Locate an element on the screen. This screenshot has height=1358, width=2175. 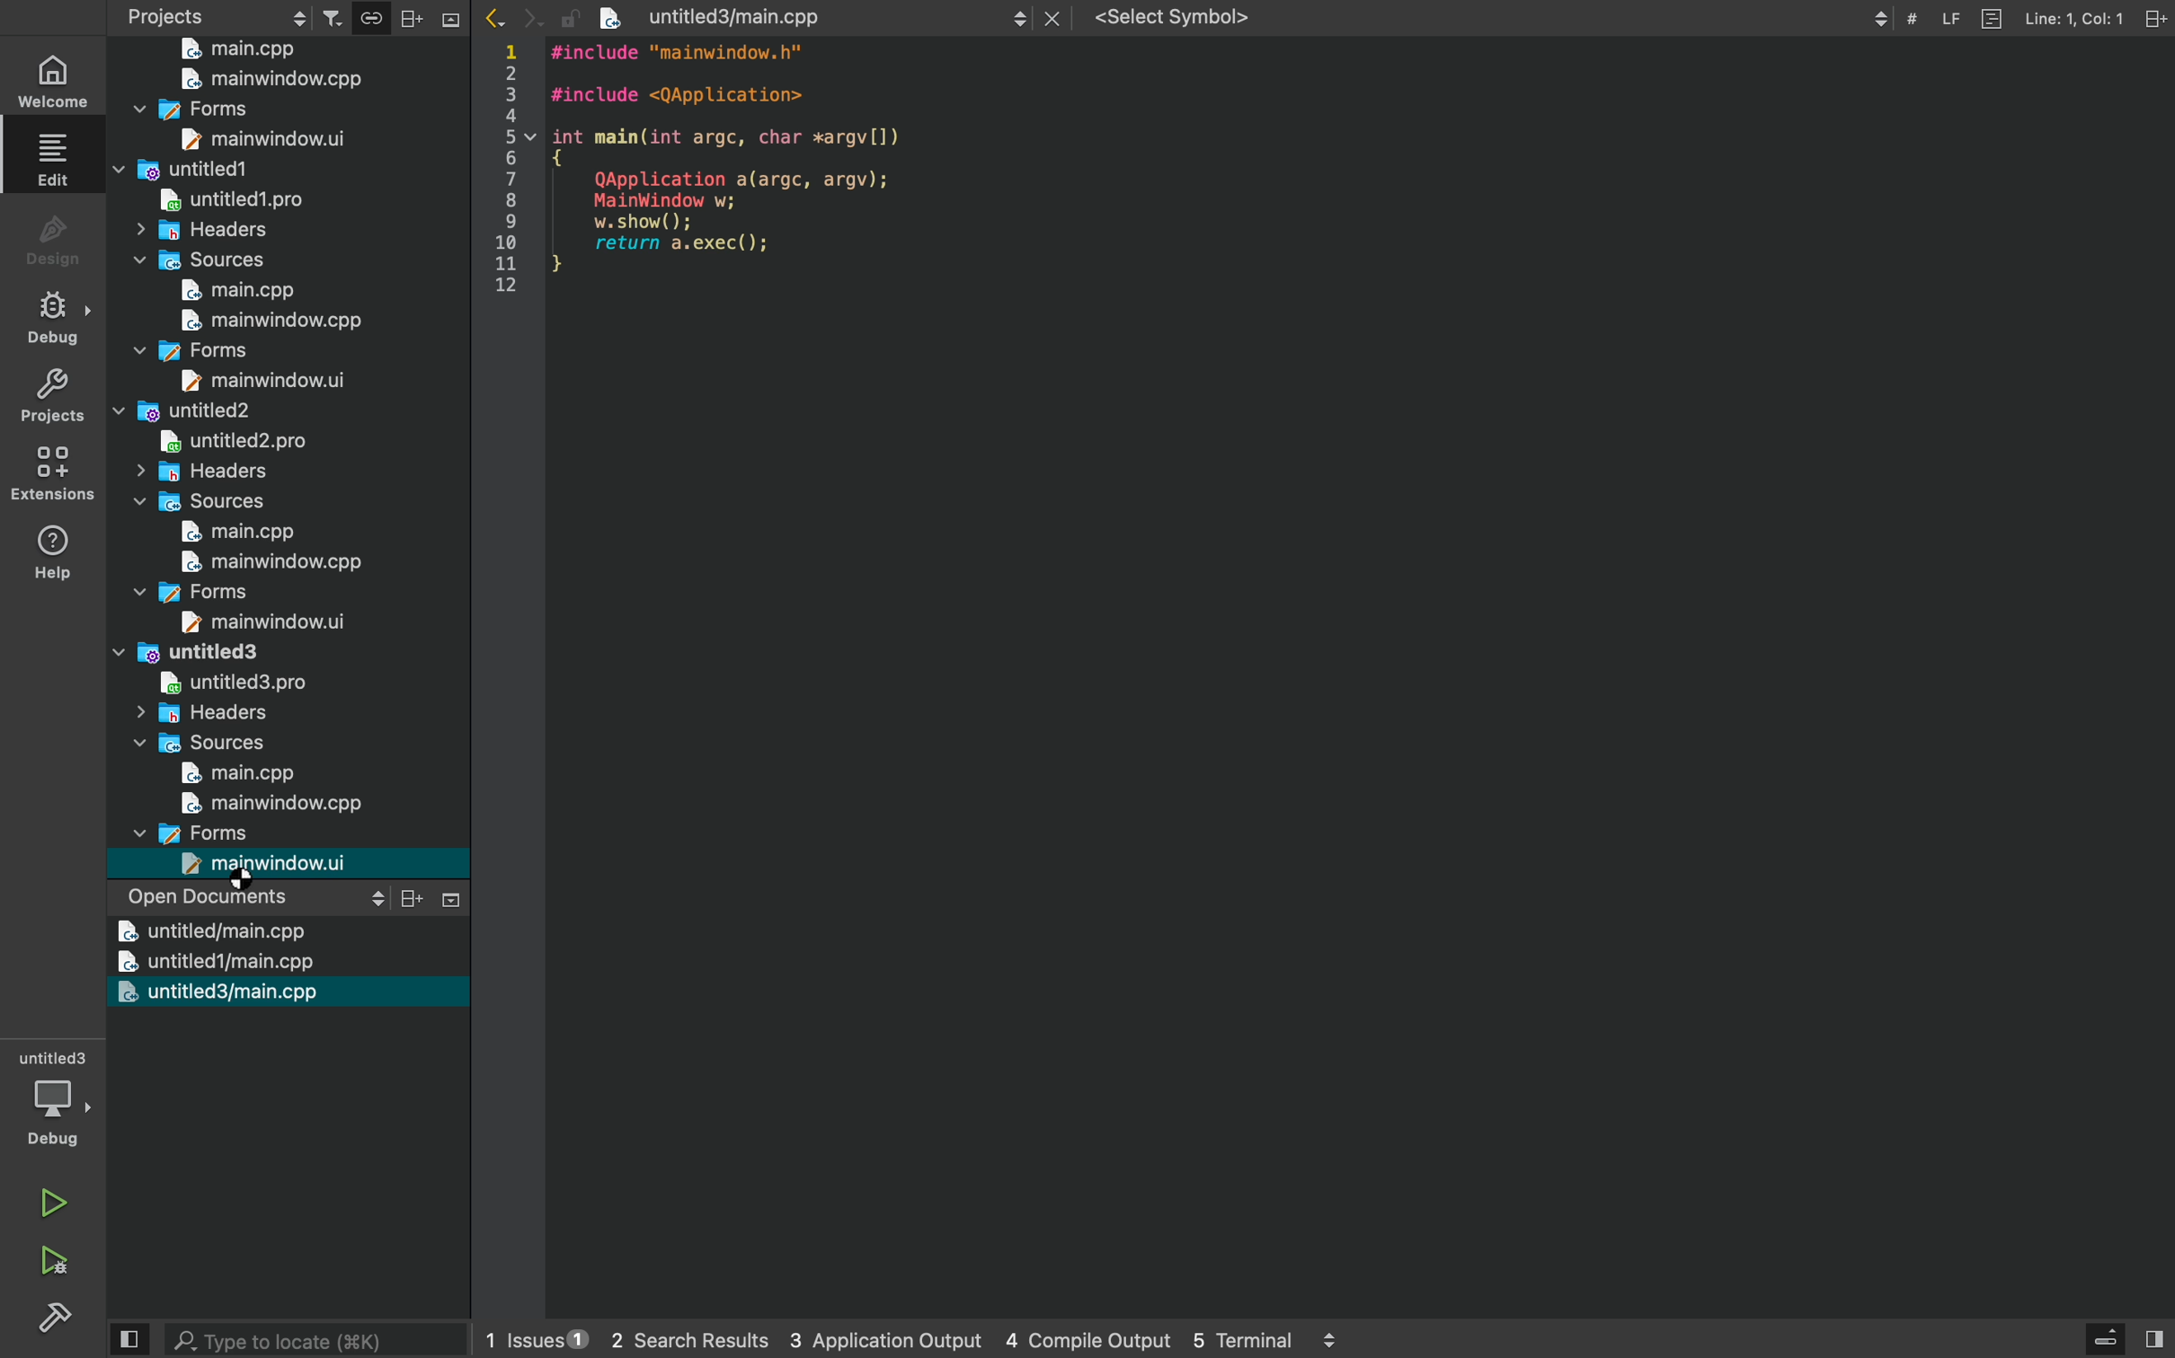
untiled is located at coordinates (235, 199).